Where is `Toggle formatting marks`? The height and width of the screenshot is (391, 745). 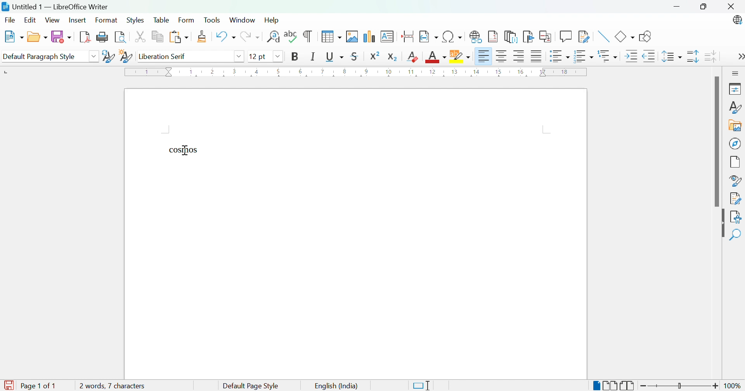 Toggle formatting marks is located at coordinates (307, 36).